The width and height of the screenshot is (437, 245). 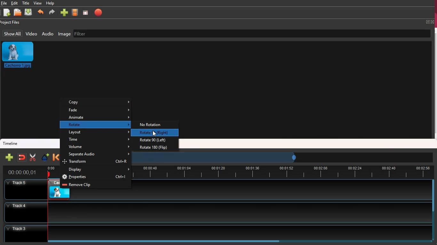 I want to click on transform, so click(x=95, y=162).